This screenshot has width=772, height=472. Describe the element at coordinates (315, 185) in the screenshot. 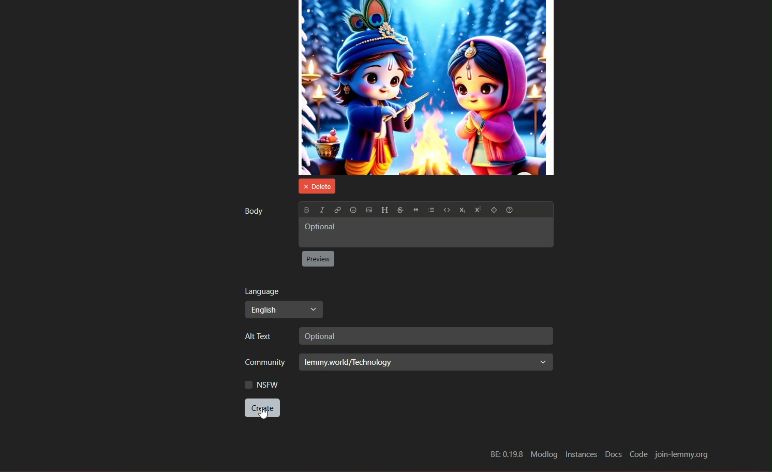

I see `Delete` at that location.